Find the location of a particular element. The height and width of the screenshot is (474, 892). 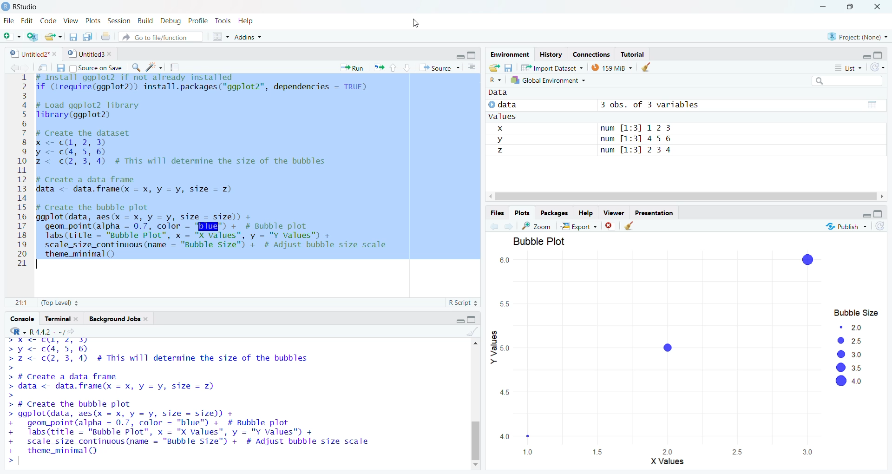

Search is located at coordinates (838, 80).